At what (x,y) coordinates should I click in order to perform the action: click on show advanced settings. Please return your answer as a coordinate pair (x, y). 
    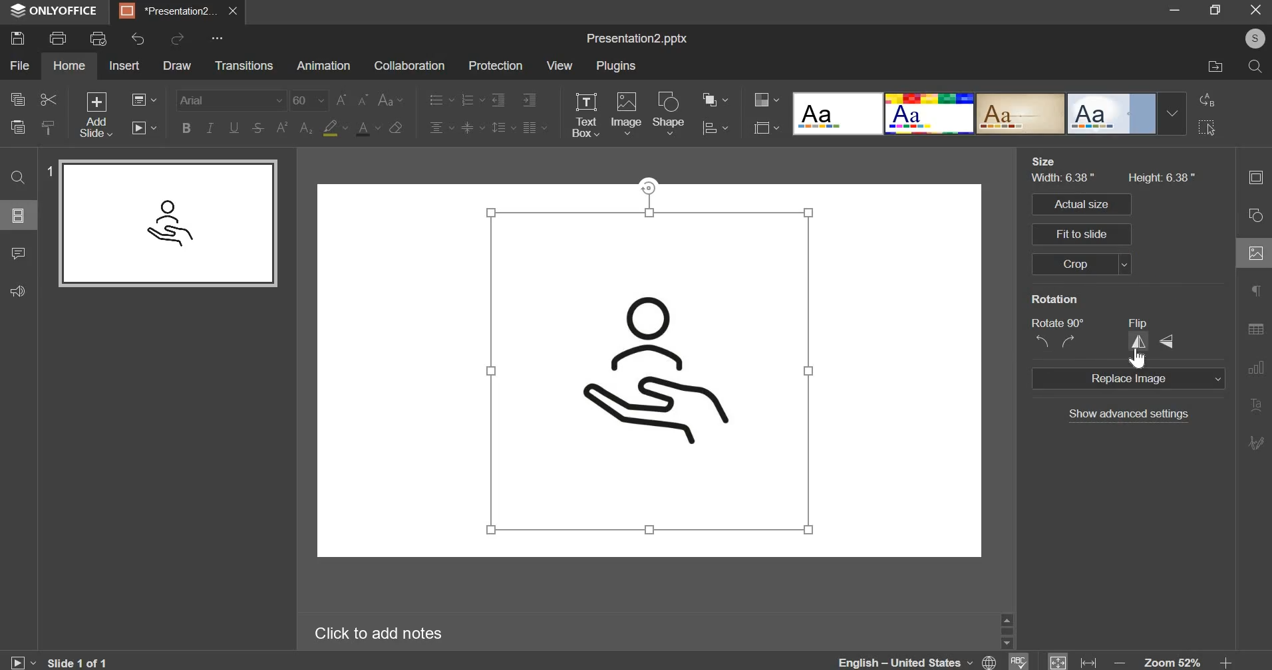
    Looking at the image, I should click on (1124, 415).